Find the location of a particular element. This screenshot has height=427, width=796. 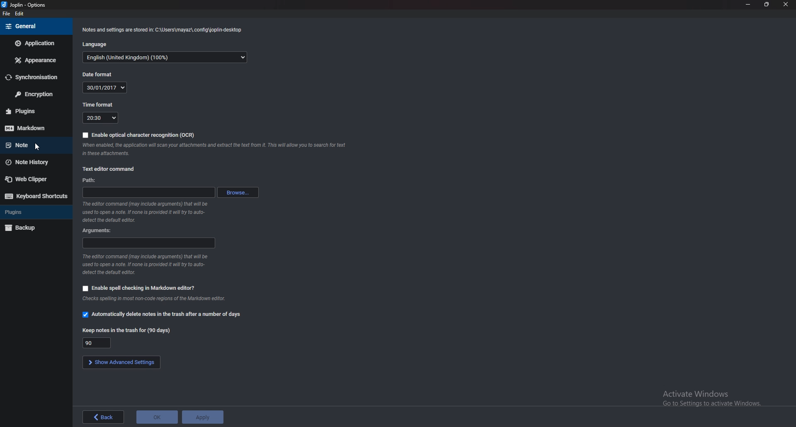

edit is located at coordinates (22, 15).